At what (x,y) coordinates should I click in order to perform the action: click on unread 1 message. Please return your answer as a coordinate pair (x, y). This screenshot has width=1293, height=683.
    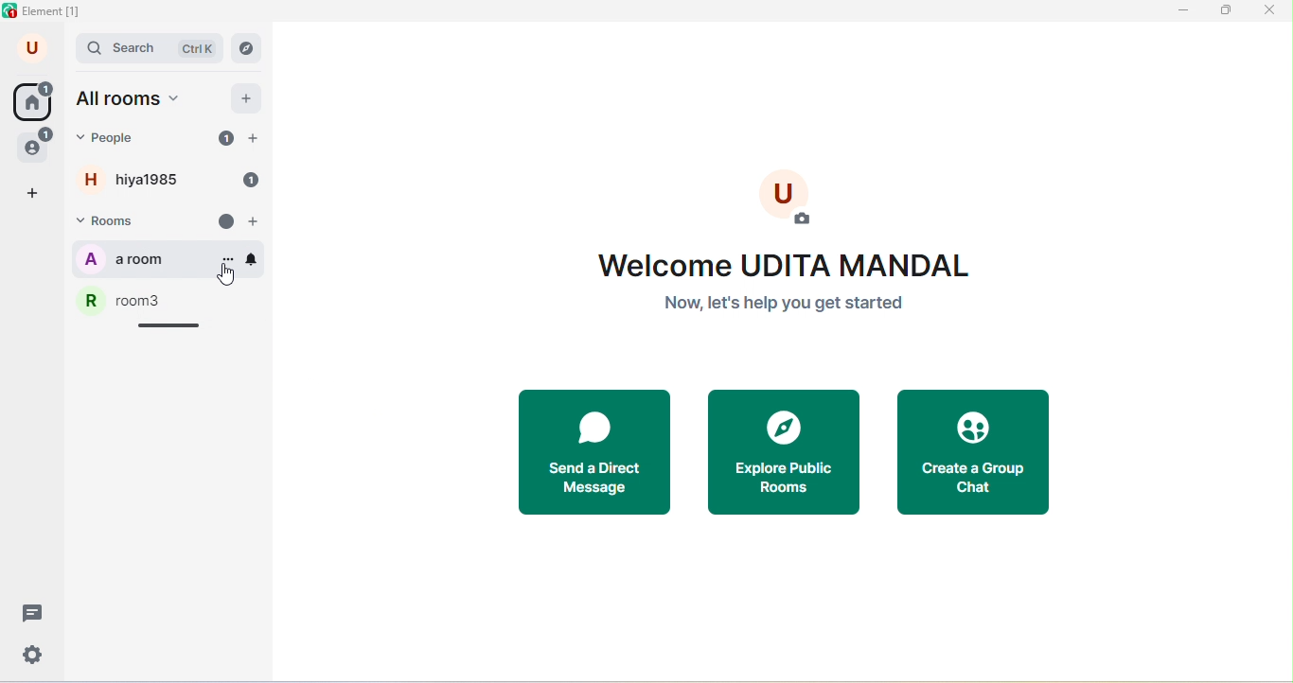
    Looking at the image, I should click on (226, 137).